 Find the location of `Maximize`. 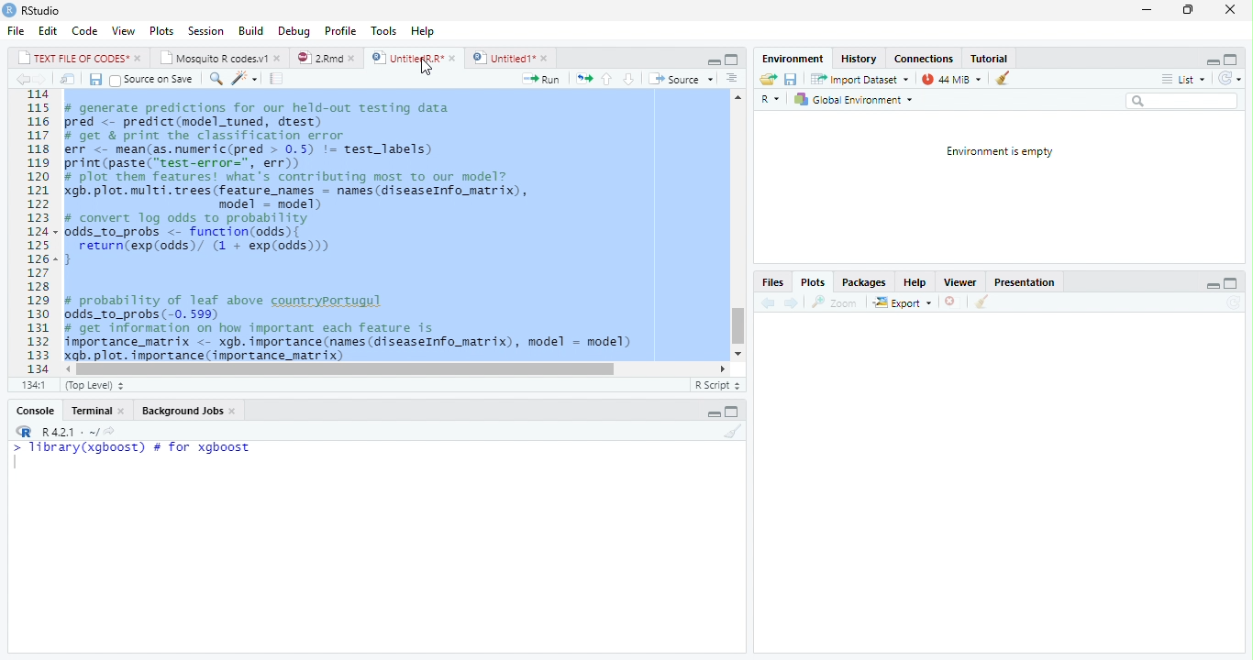

Maximize is located at coordinates (735, 410).